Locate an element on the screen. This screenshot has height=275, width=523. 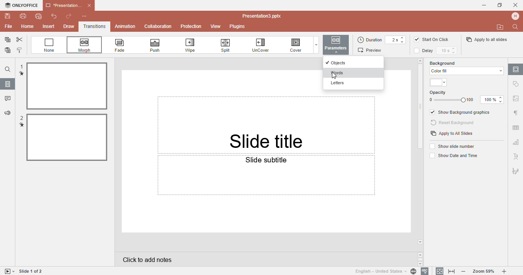
Only office is located at coordinates (21, 5).